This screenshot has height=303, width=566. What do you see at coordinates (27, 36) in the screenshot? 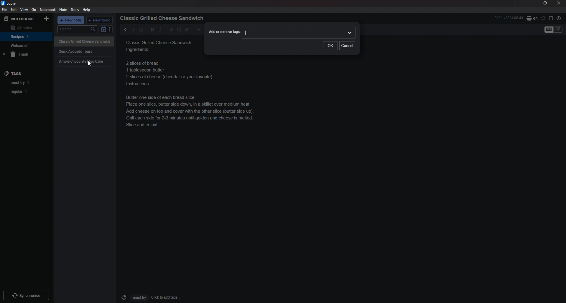
I see `notebook` at bounding box center [27, 36].